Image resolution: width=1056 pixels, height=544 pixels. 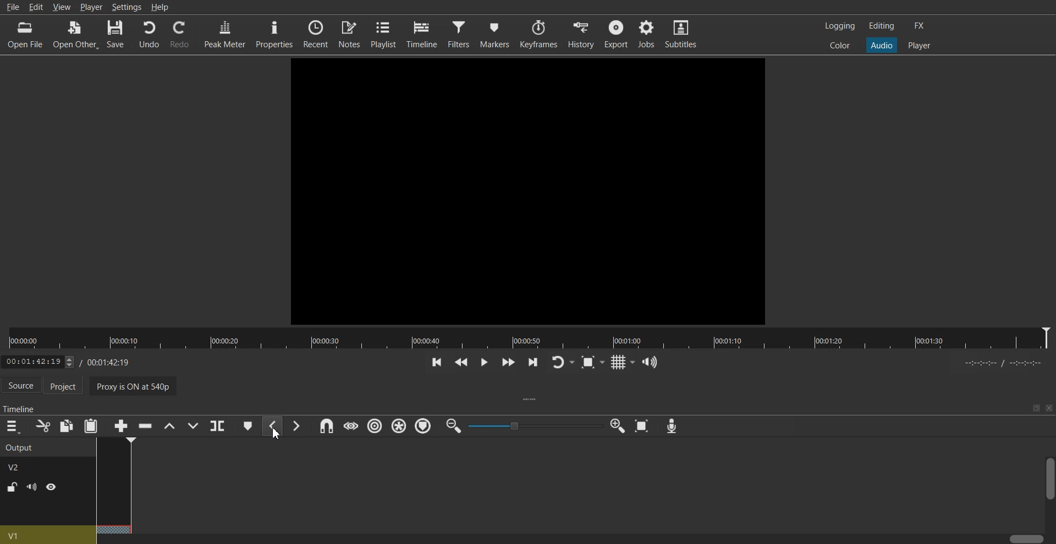 What do you see at coordinates (531, 400) in the screenshot?
I see `Drag Handle` at bounding box center [531, 400].